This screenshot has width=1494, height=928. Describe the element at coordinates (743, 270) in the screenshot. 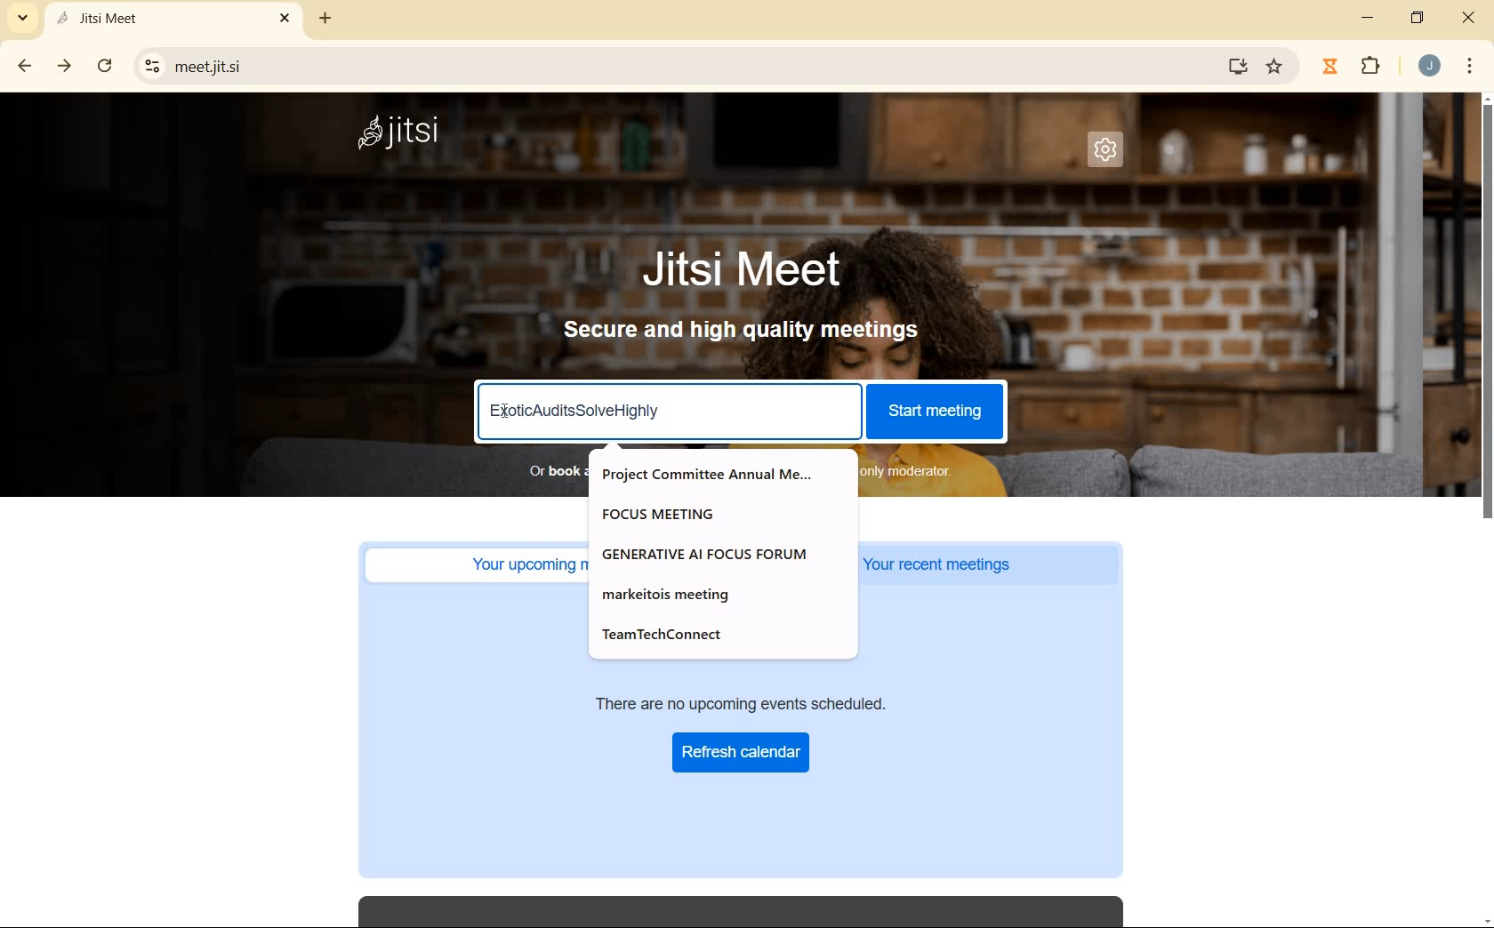

I see `Jitsi Meet` at that location.